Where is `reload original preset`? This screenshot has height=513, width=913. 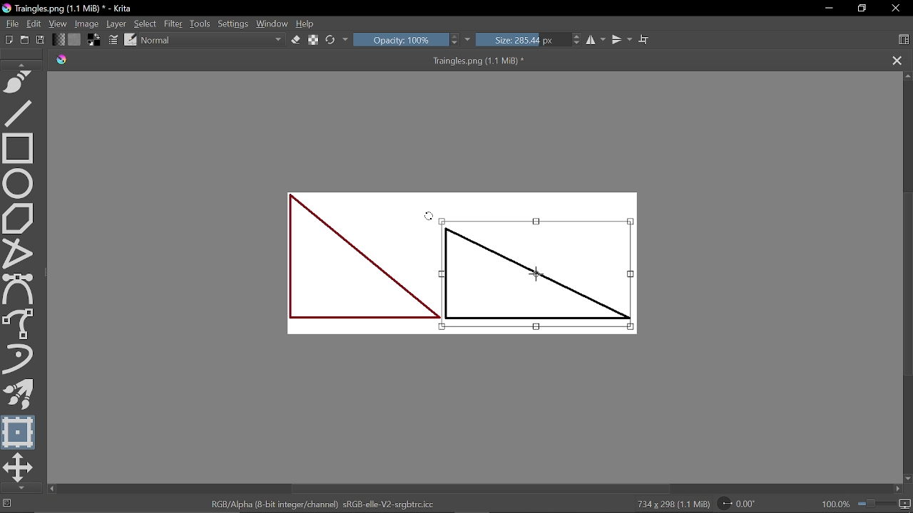 reload original preset is located at coordinates (331, 41).